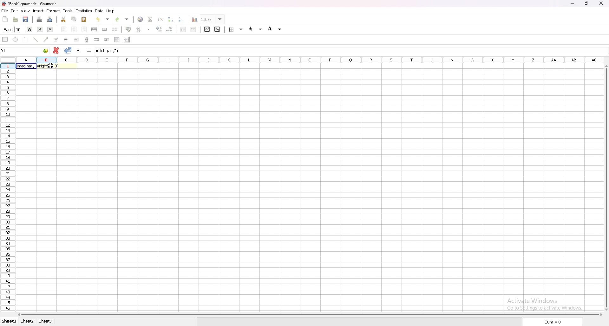 This screenshot has height=326, width=609. I want to click on merge cells, so click(105, 29).